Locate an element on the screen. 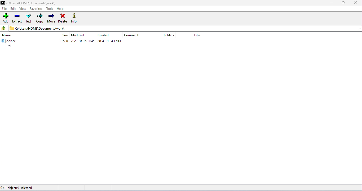 The image size is (362, 191). extract is located at coordinates (17, 18).